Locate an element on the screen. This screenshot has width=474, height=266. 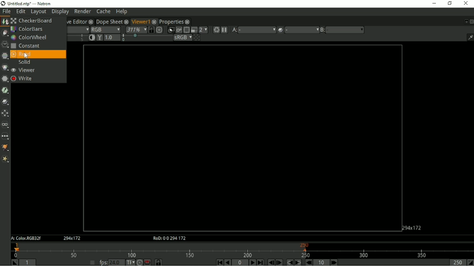
close is located at coordinates (91, 21).